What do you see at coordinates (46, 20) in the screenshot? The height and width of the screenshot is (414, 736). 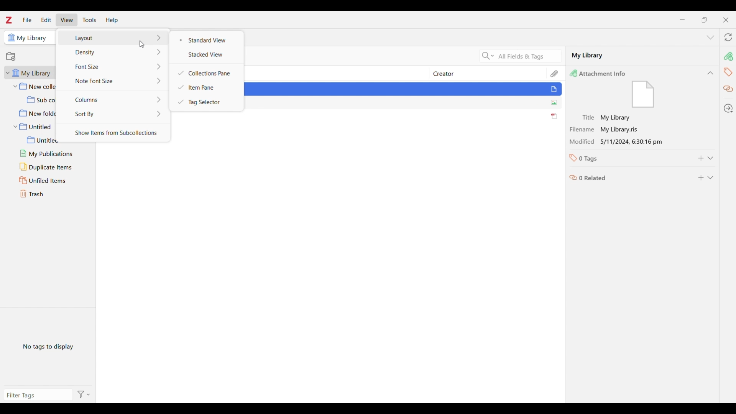 I see `Edit menu` at bounding box center [46, 20].